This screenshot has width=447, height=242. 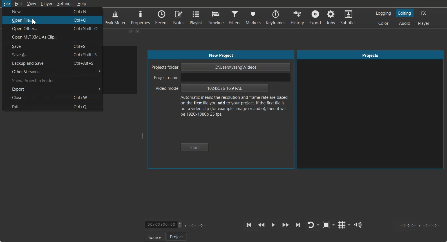 I want to click on Switch to the Editing layout, so click(x=405, y=13).